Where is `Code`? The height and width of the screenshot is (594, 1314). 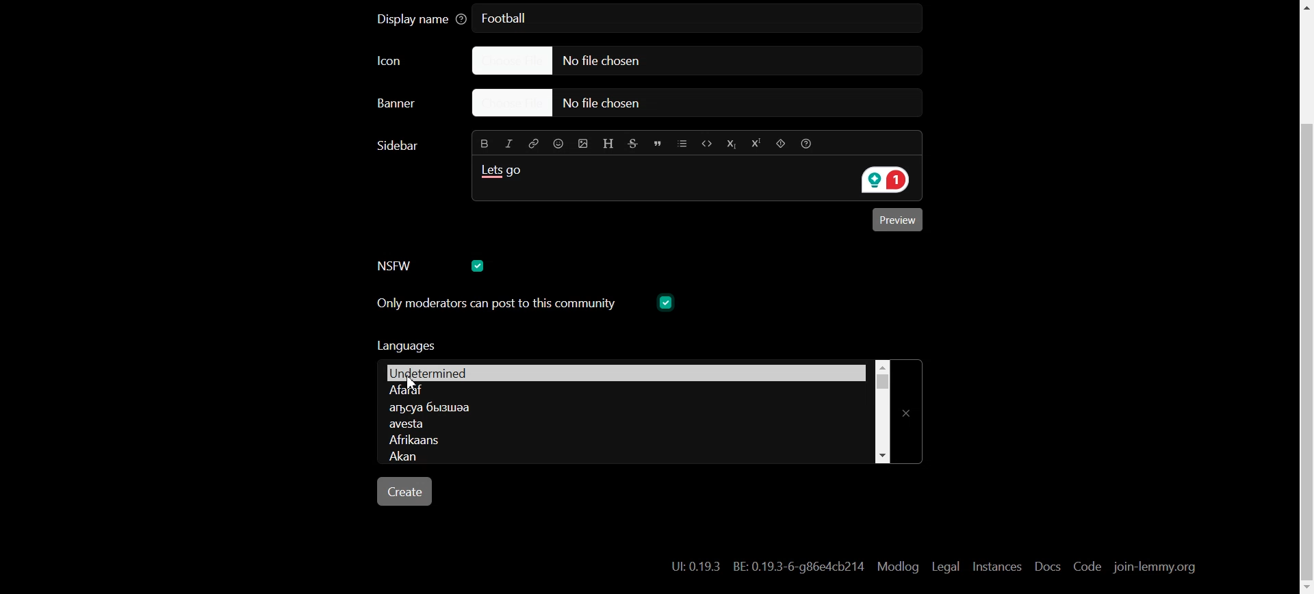
Code is located at coordinates (706, 142).